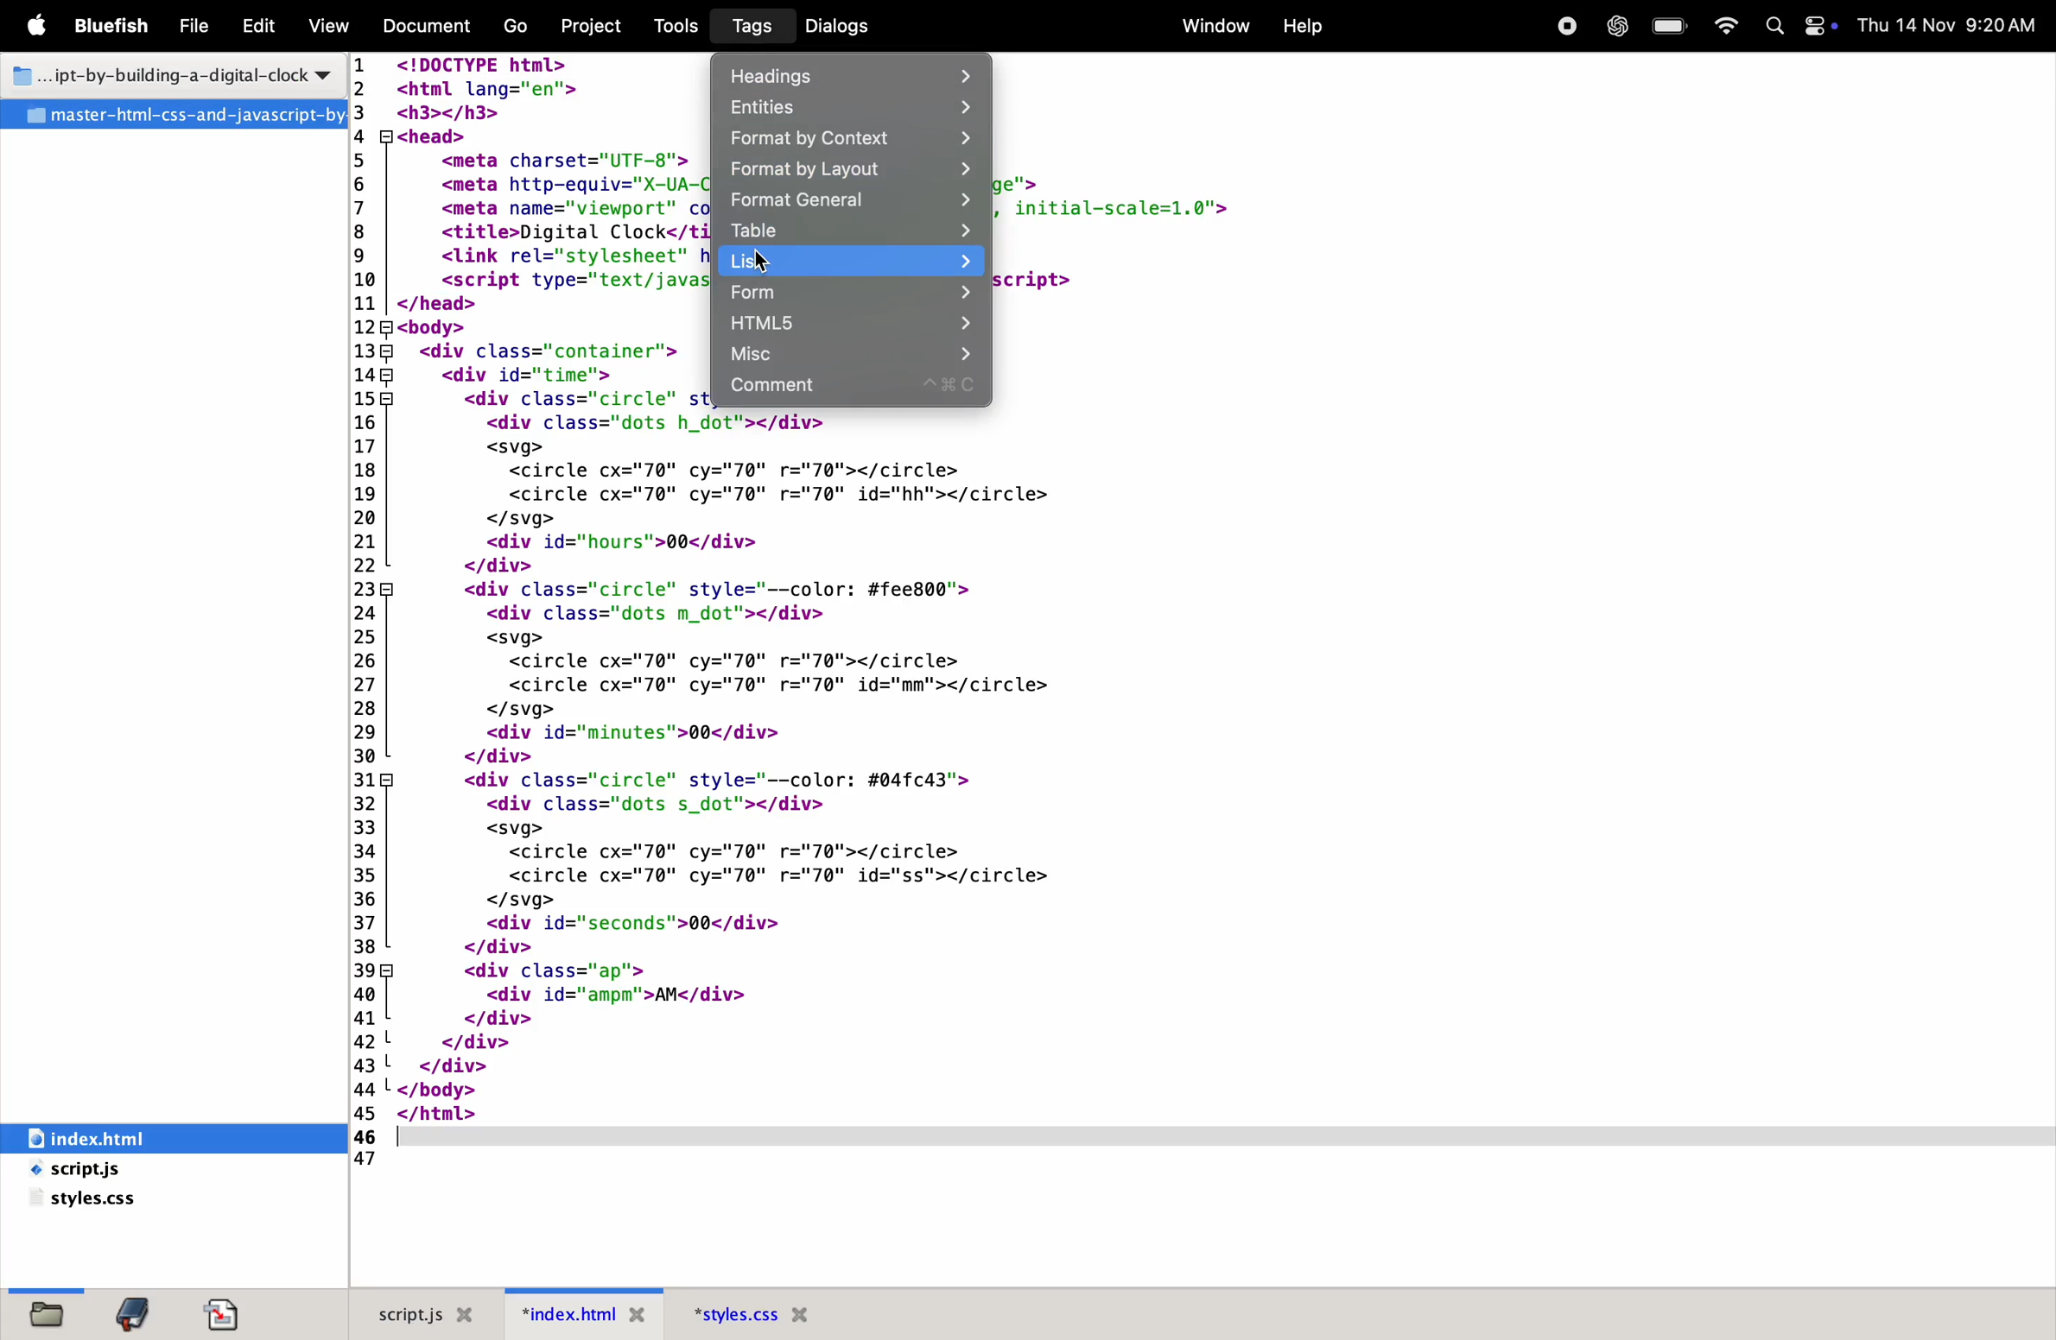  I want to click on index.html, so click(585, 1313).